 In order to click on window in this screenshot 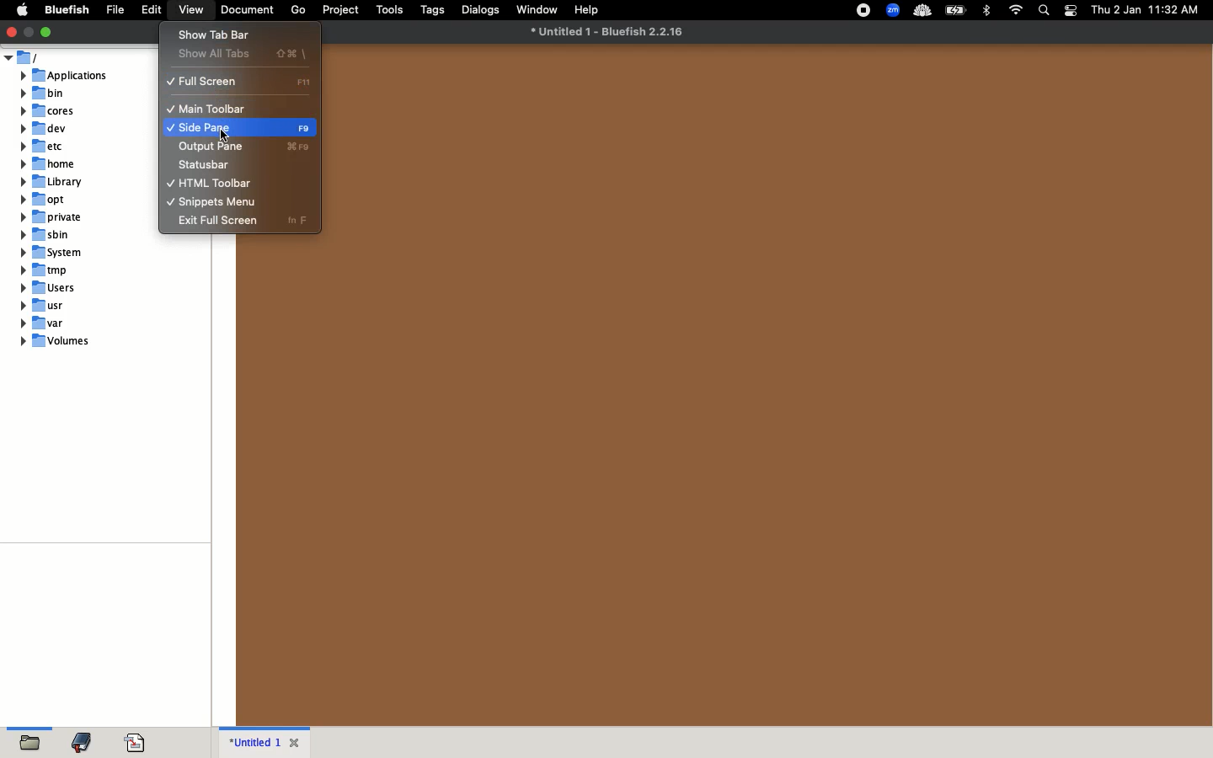, I will do `click(538, 9)`.